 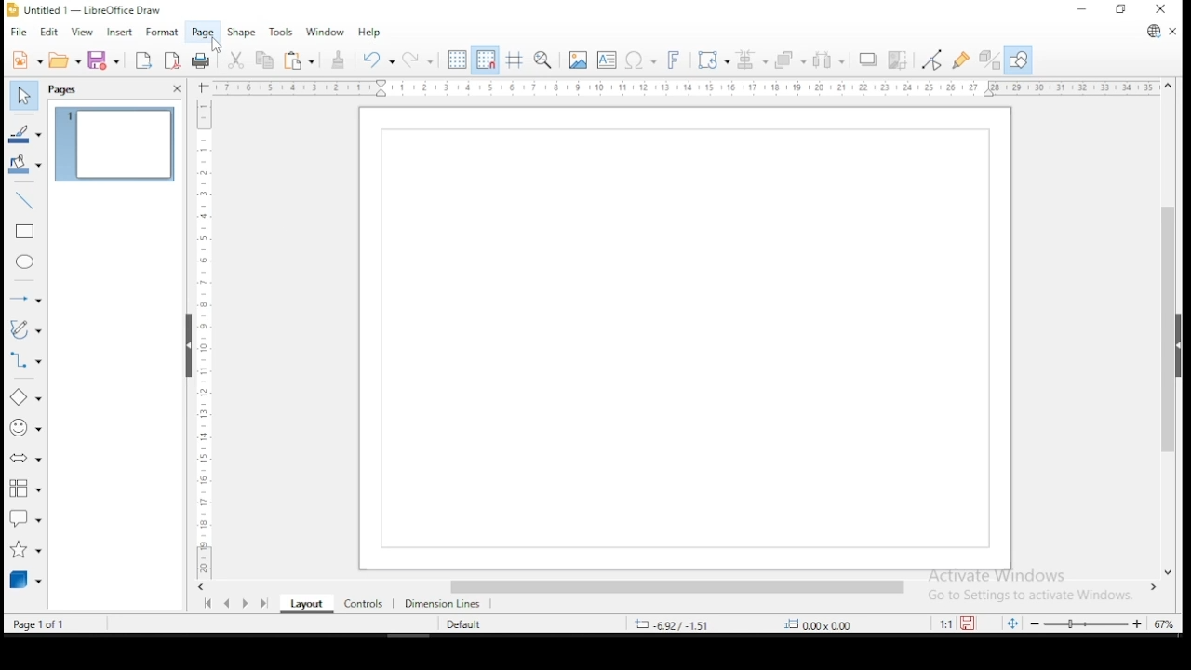 I want to click on save, so click(x=106, y=60).